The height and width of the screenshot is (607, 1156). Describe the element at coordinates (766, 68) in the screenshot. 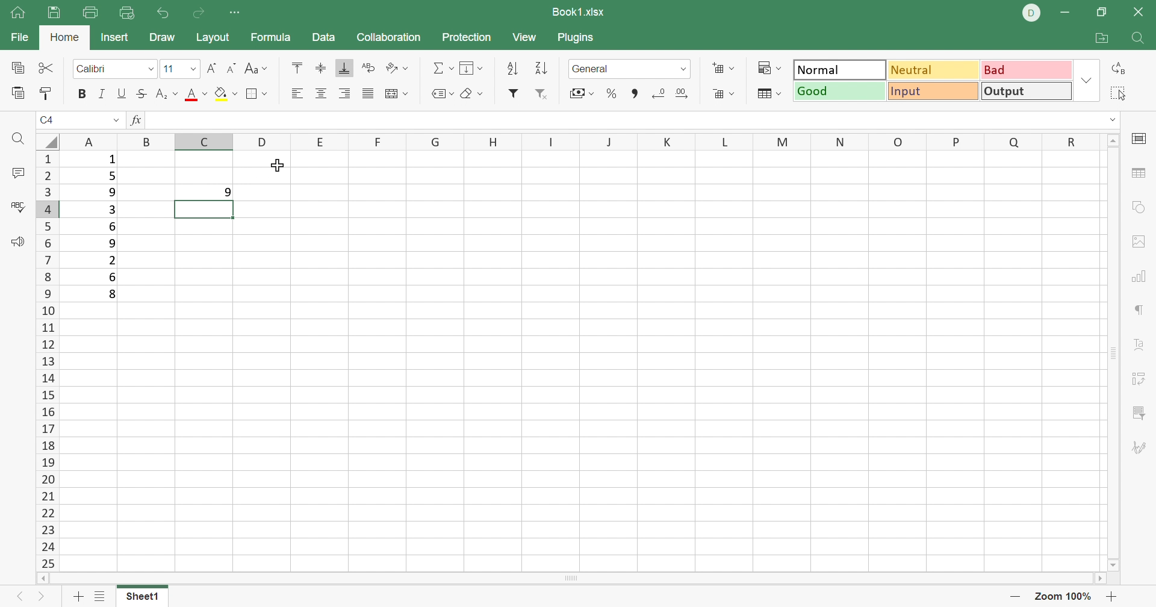

I see `Conditional formatting` at that location.